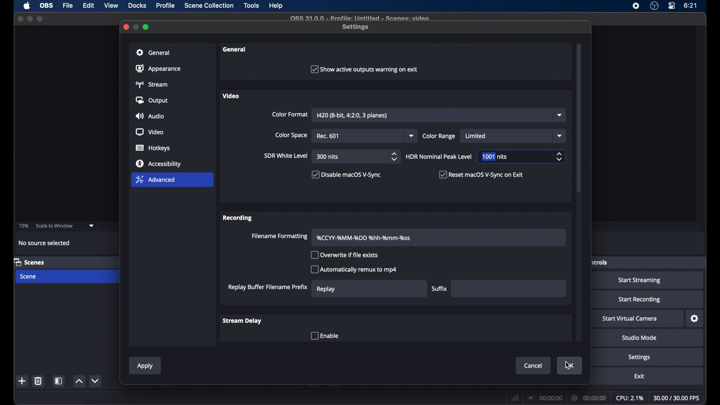  Describe the element at coordinates (544, 397) in the screenshot. I see `connection` at that location.